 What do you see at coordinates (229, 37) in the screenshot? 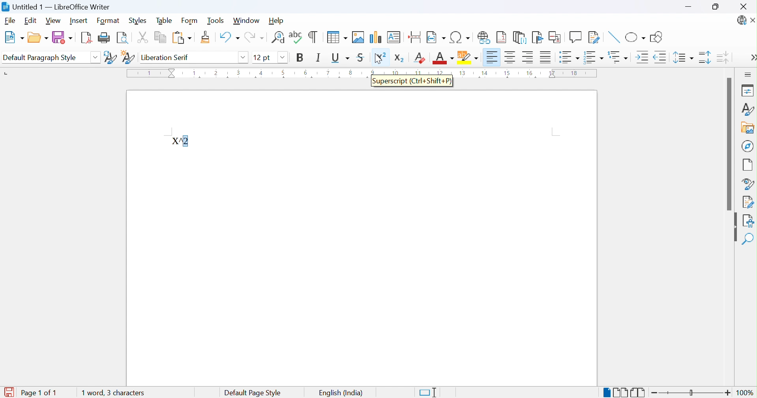
I see `Undo` at bounding box center [229, 37].